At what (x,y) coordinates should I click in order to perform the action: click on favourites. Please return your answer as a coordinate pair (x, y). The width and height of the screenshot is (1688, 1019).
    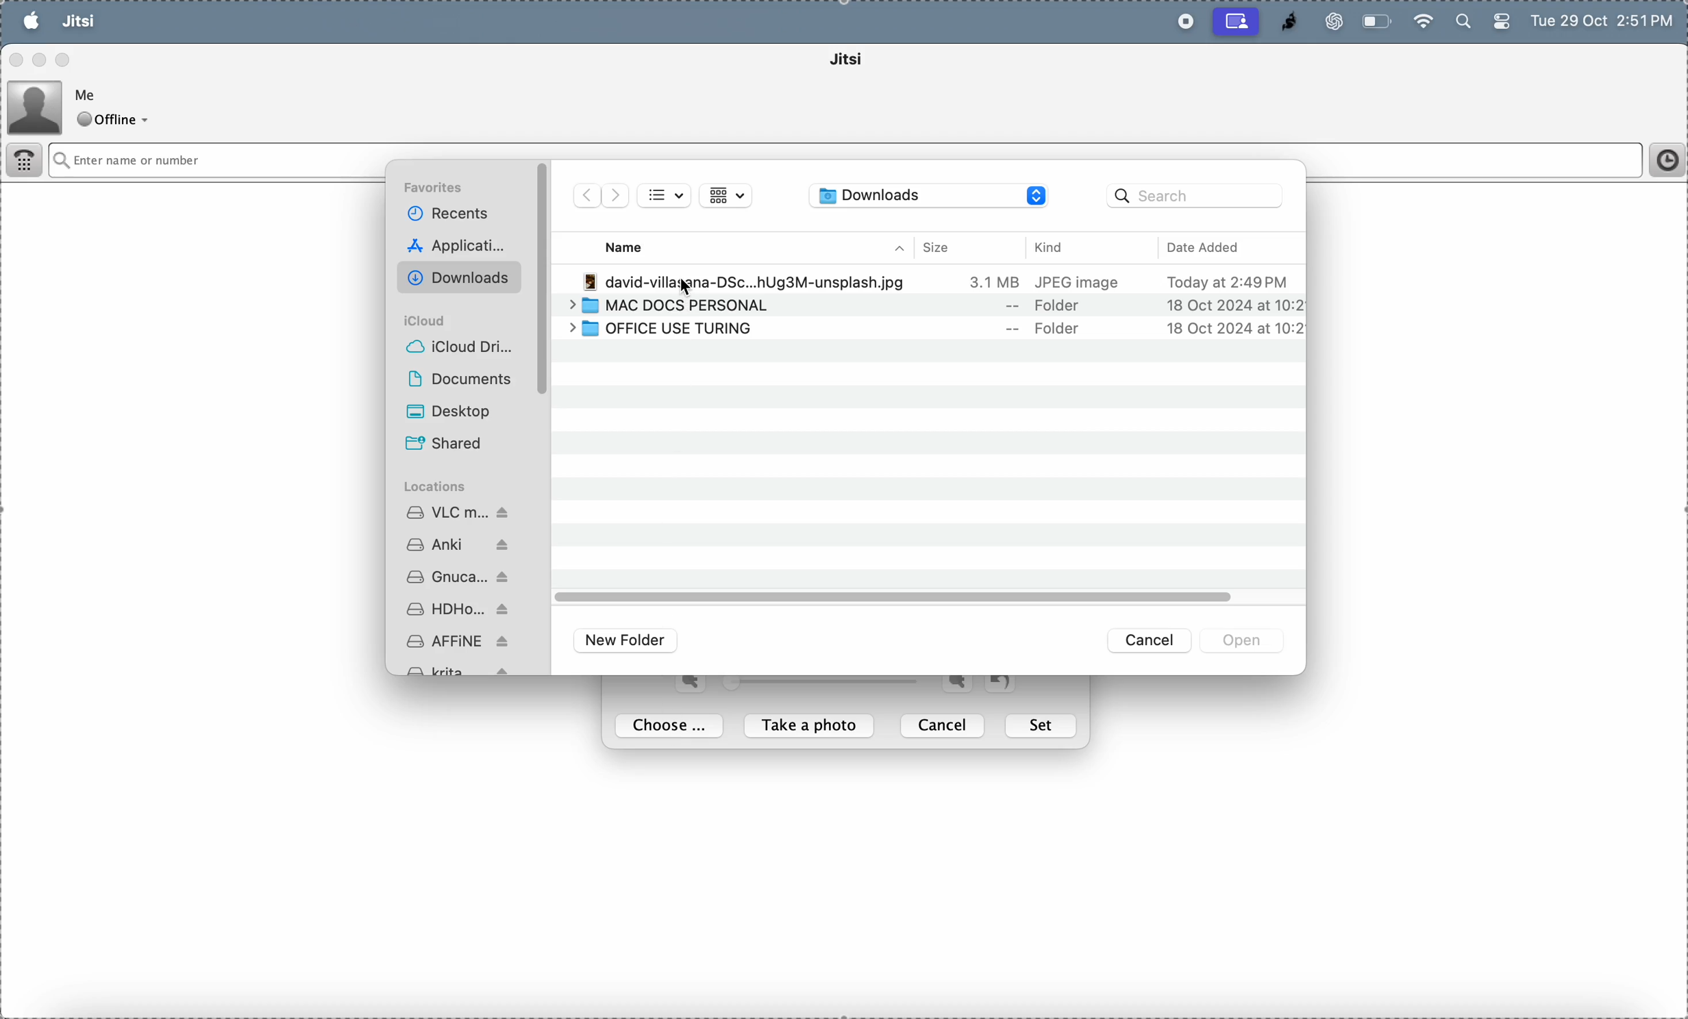
    Looking at the image, I should click on (438, 189).